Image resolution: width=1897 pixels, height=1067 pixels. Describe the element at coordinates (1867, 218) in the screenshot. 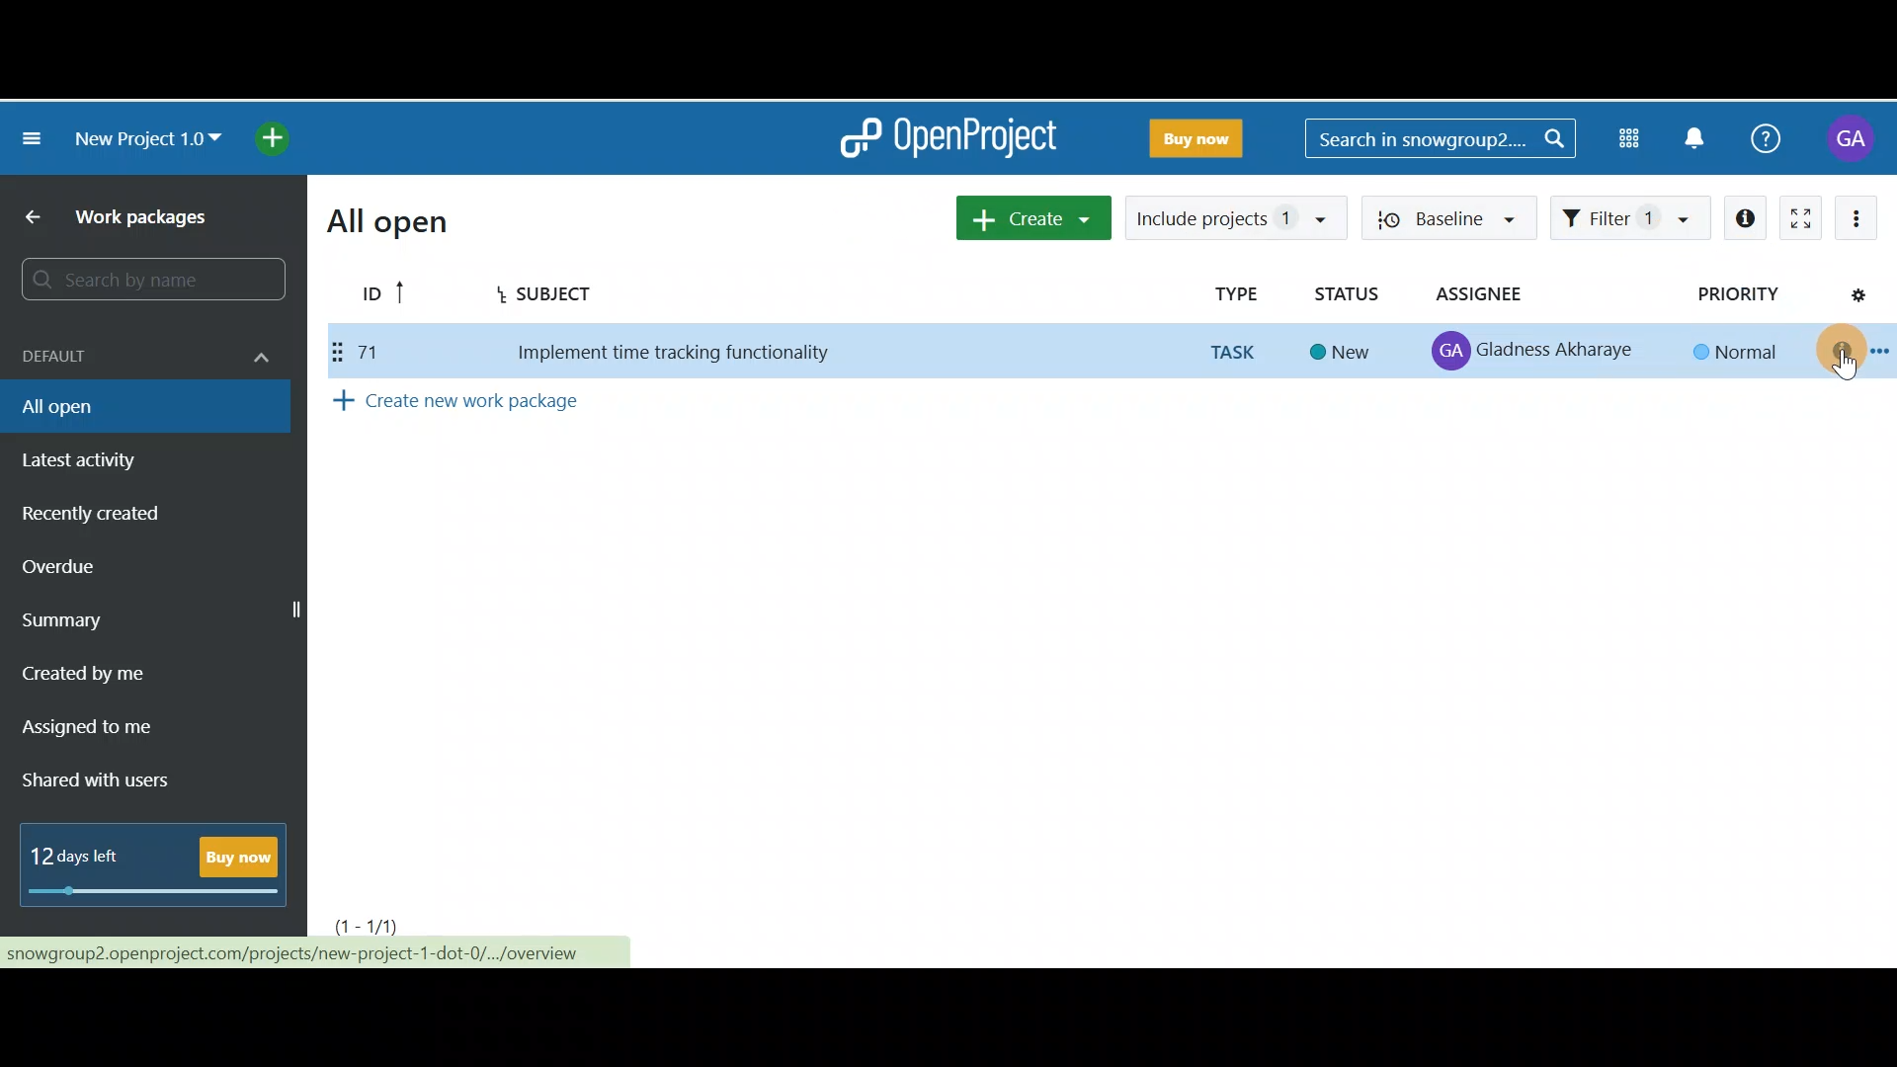

I see `More actions` at that location.